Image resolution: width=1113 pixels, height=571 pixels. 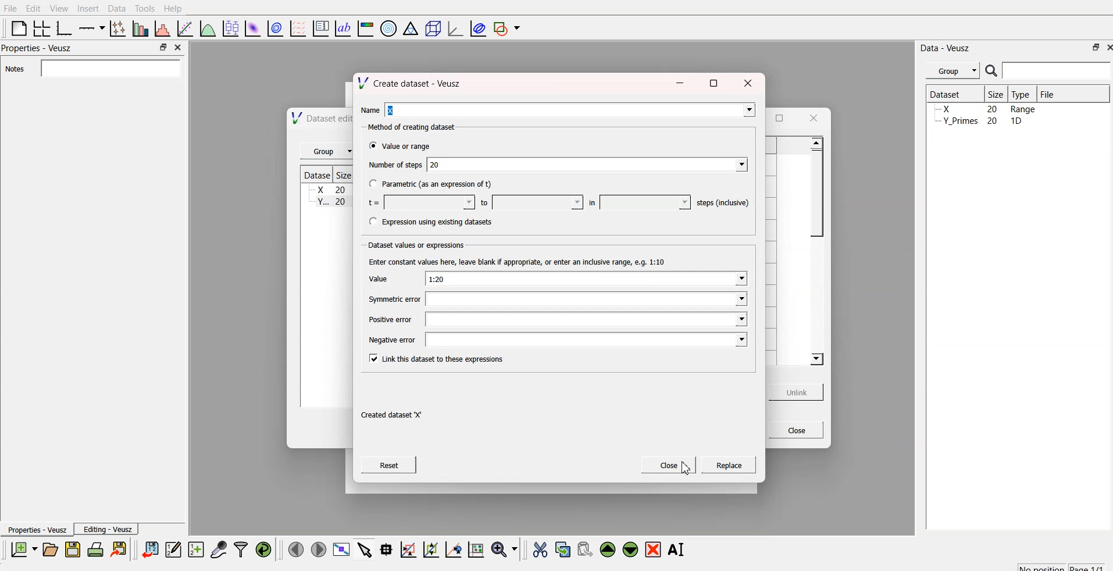 What do you see at coordinates (90, 27) in the screenshot?
I see `plot on axis` at bounding box center [90, 27].